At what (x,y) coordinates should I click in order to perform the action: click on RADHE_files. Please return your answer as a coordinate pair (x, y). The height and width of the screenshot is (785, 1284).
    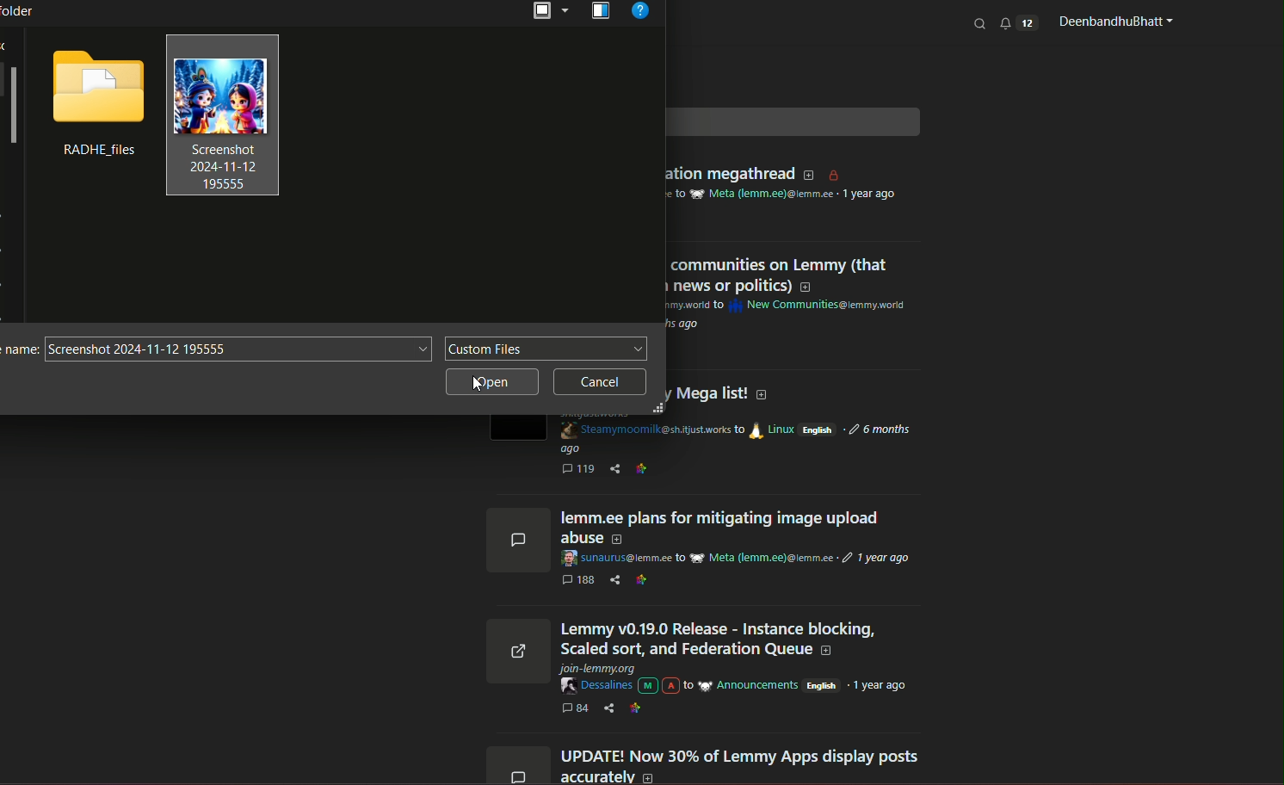
    Looking at the image, I should click on (95, 152).